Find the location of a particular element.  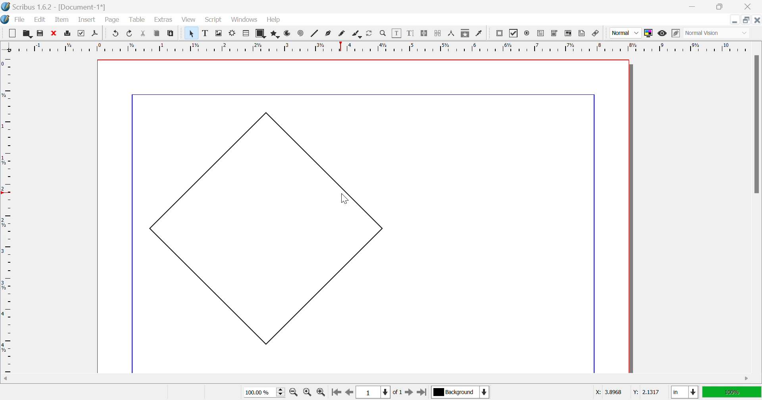

Redo is located at coordinates (130, 33).